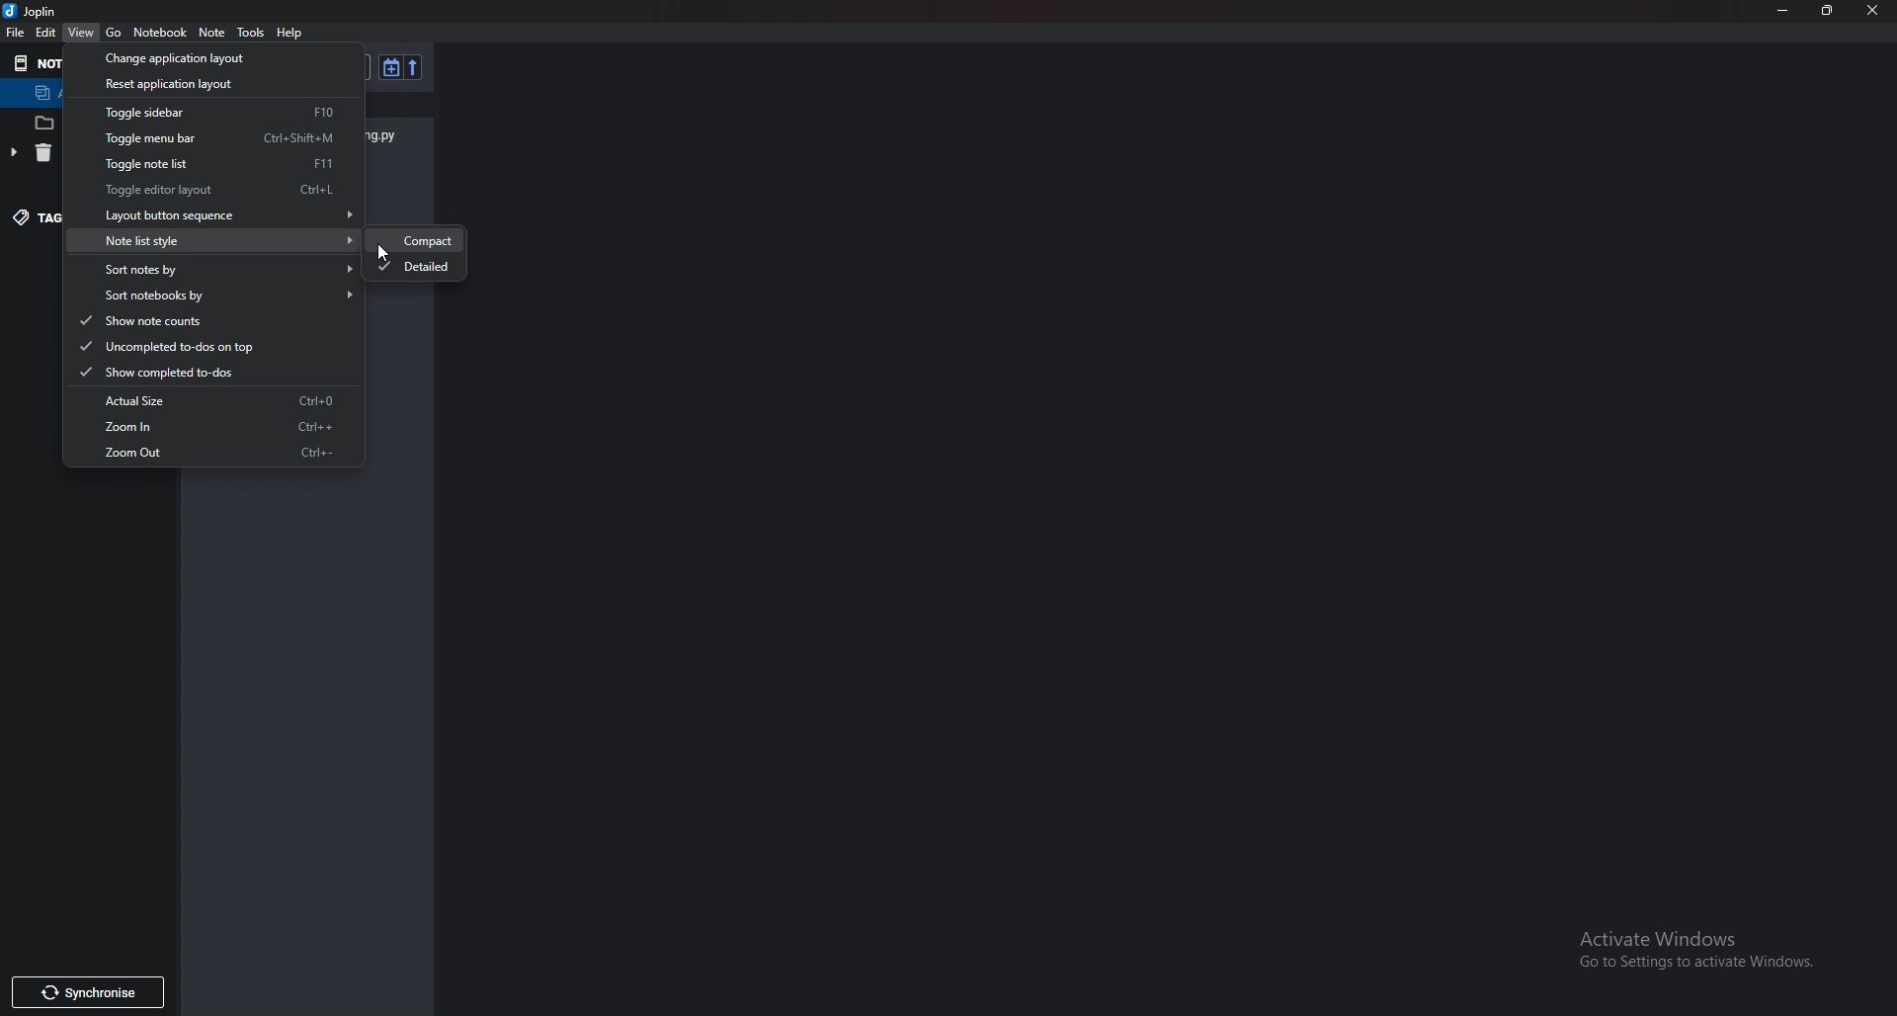 The width and height of the screenshot is (1897, 1016). Describe the element at coordinates (211, 453) in the screenshot. I see `Zoom out` at that location.